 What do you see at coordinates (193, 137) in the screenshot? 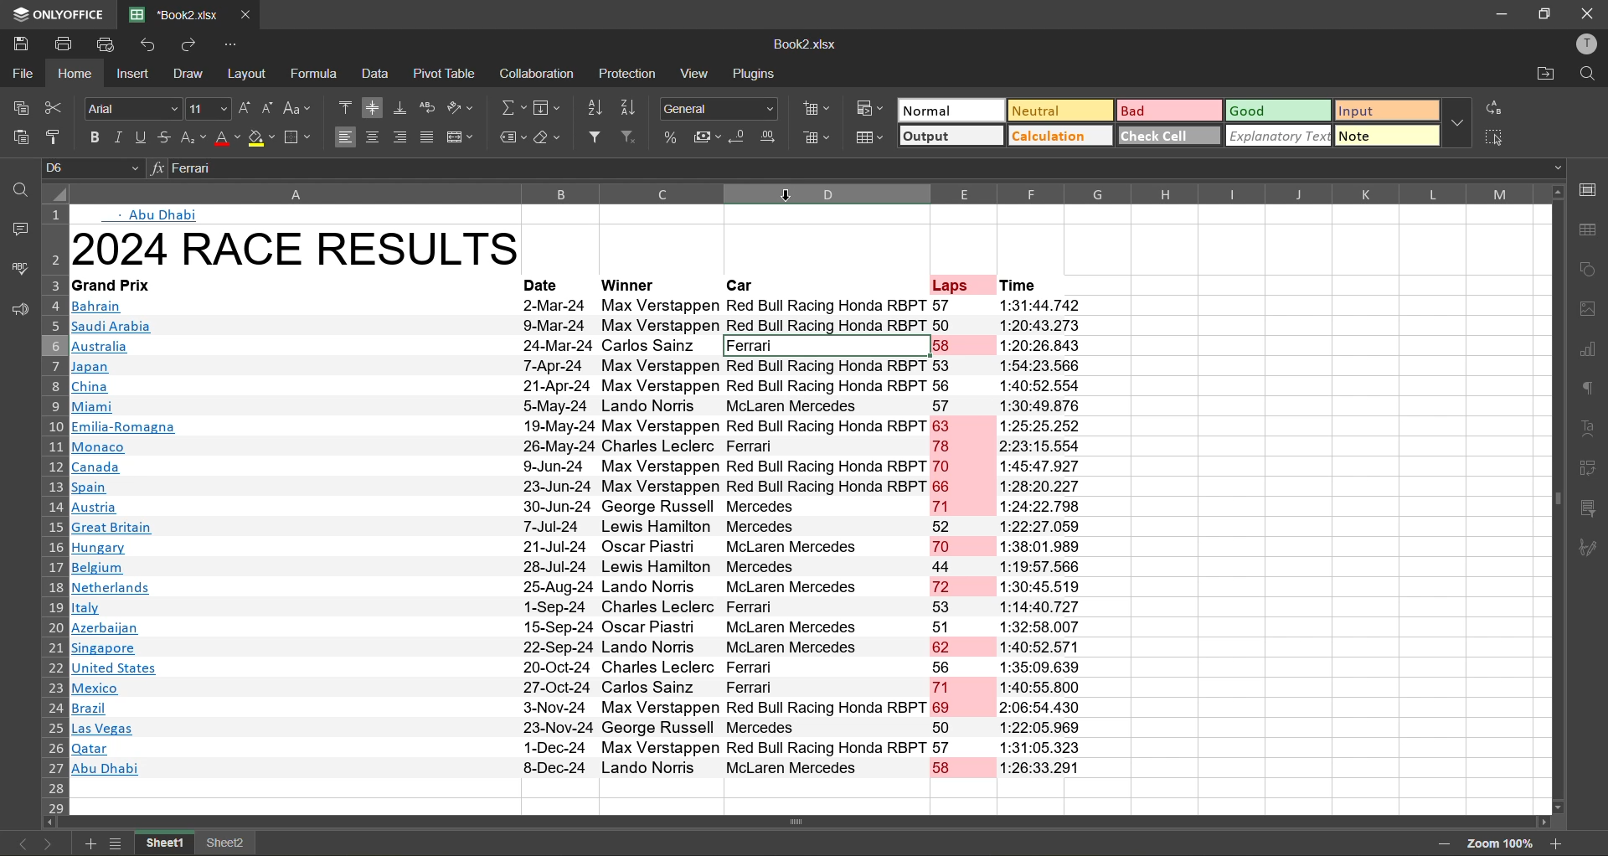
I see `sub\superscript` at bounding box center [193, 137].